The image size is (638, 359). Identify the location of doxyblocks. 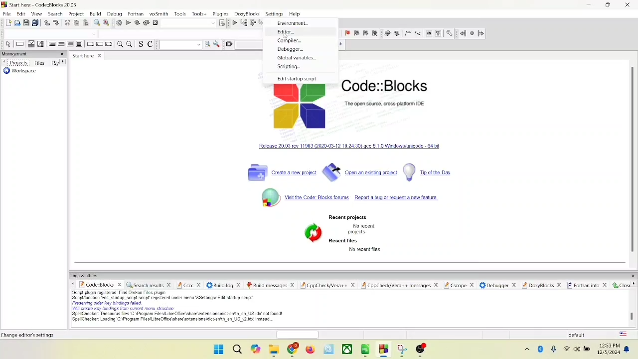
(247, 14).